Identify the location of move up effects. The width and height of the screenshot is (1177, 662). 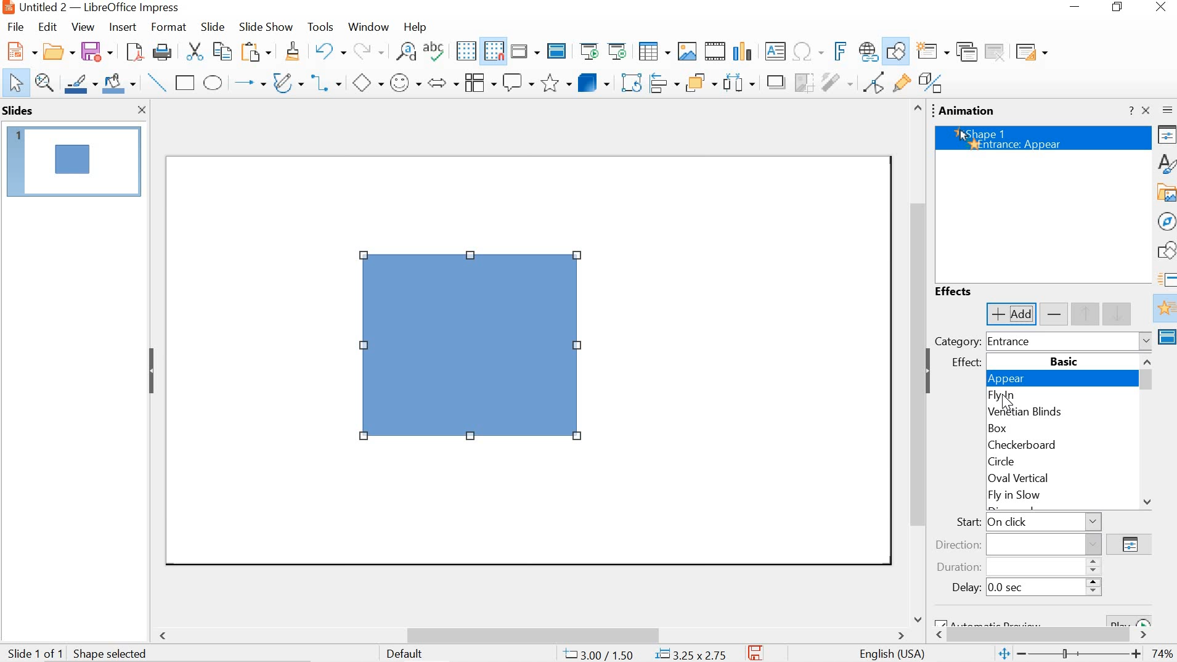
(1105, 314).